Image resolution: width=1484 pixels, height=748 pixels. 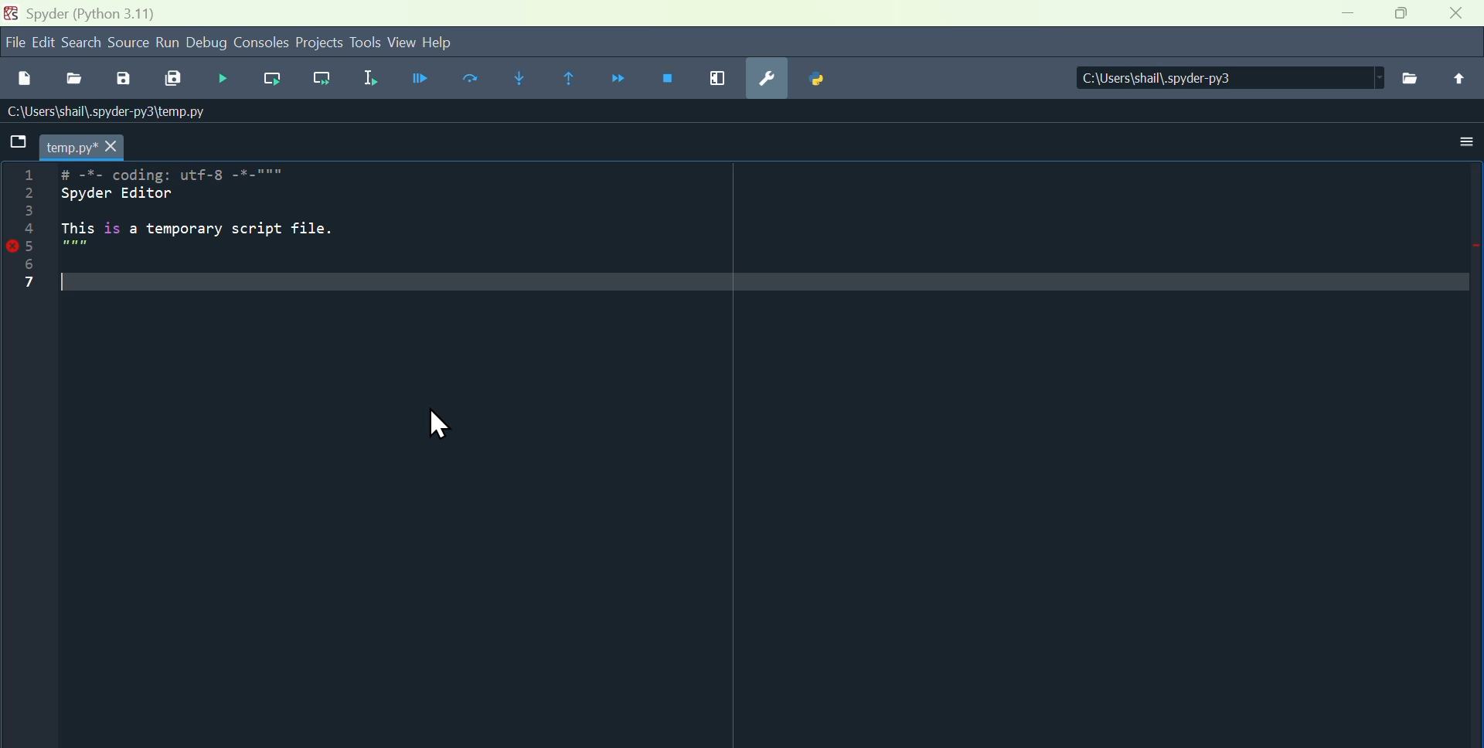 What do you see at coordinates (207, 42) in the screenshot?
I see `Debug` at bounding box center [207, 42].